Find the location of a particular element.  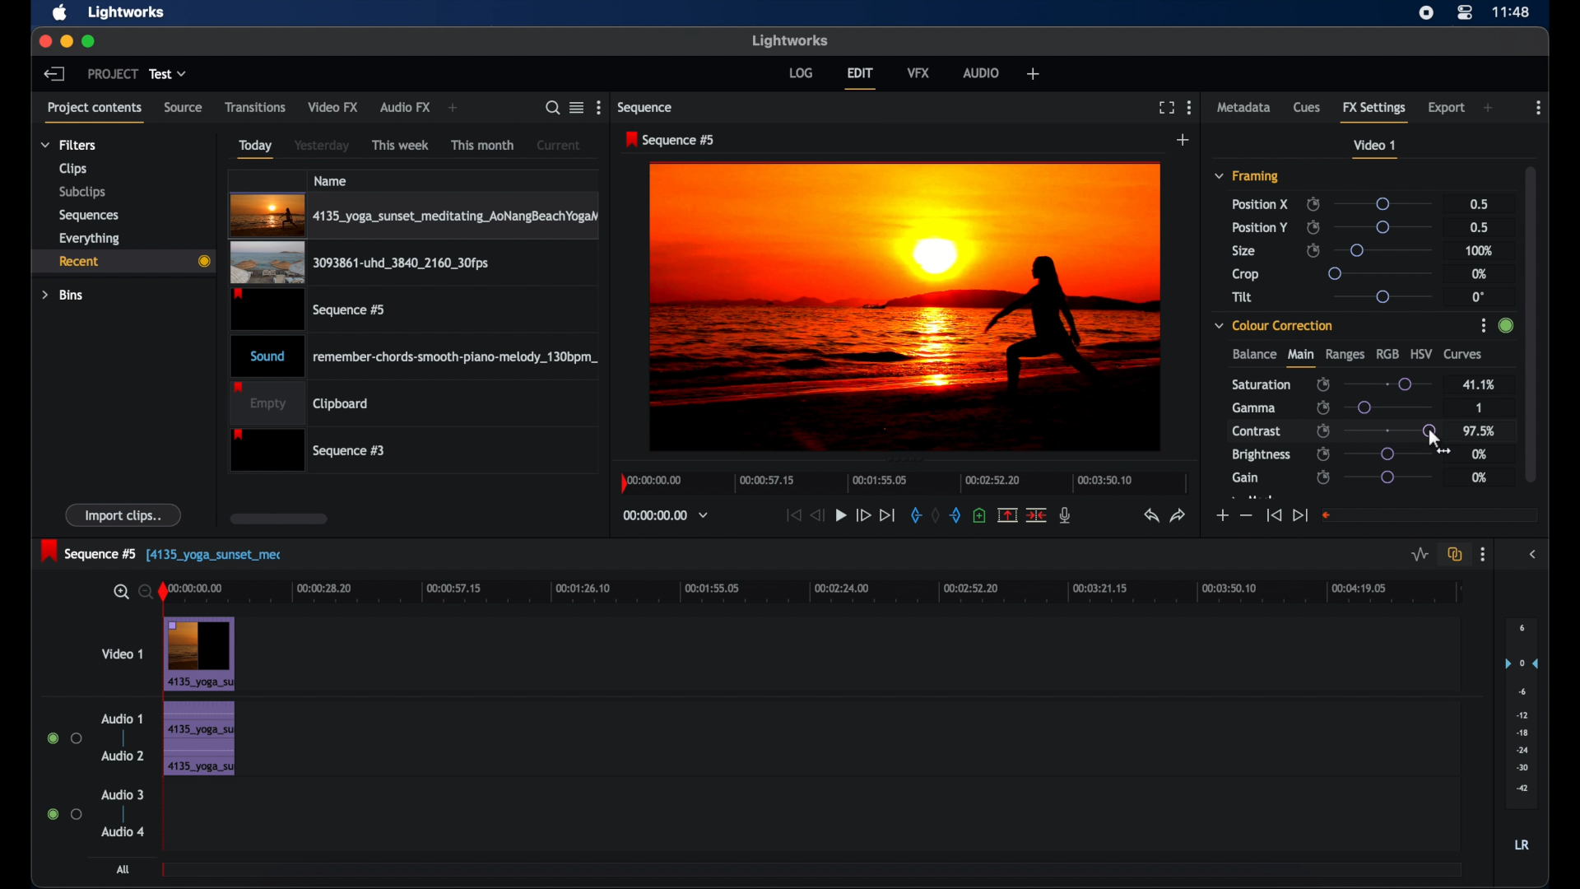

slider is located at coordinates (1382, 249).